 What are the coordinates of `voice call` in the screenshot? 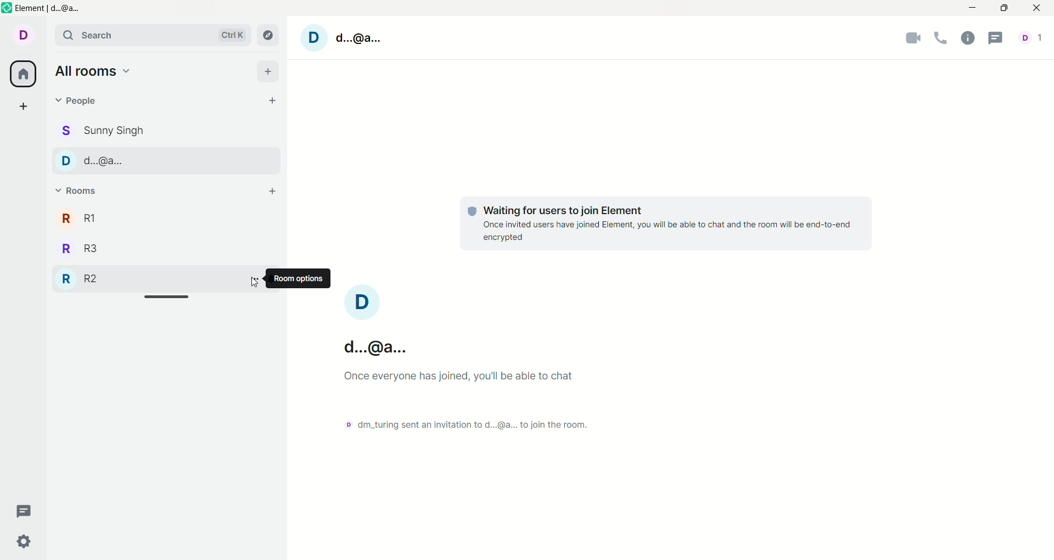 It's located at (941, 39).